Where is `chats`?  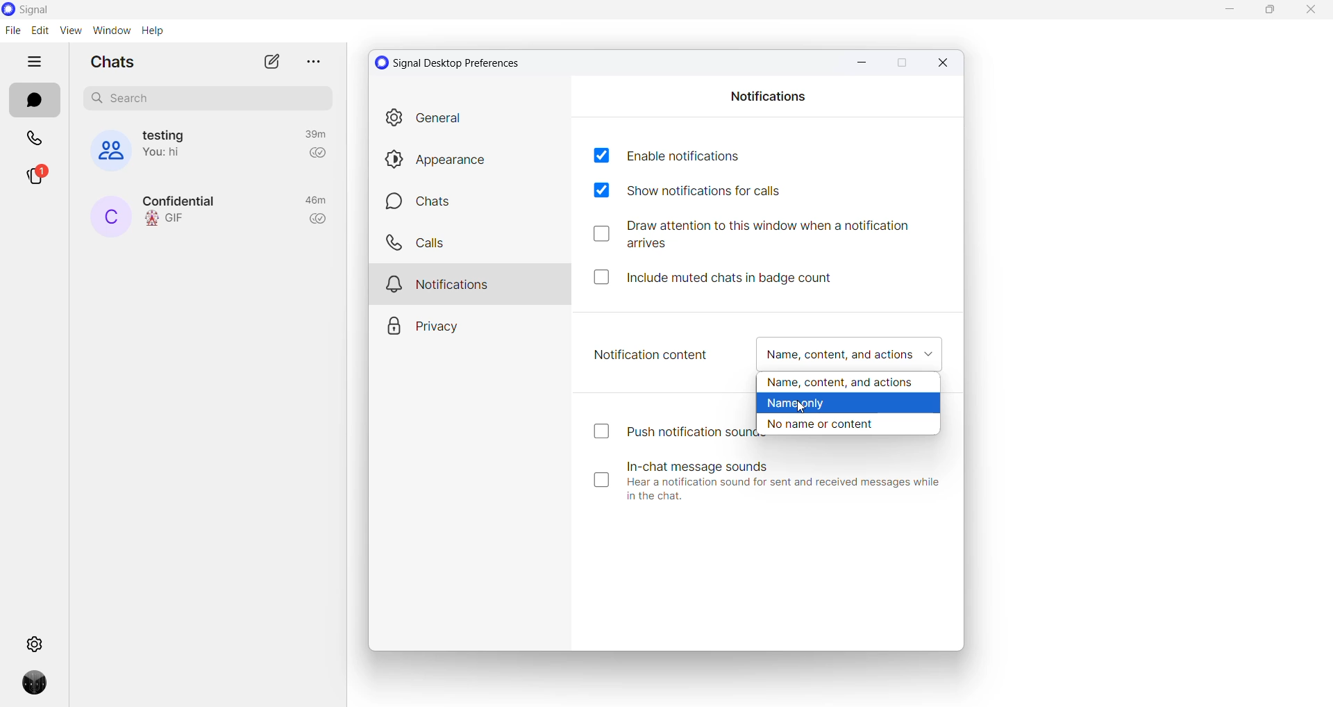 chats is located at coordinates (32, 101).